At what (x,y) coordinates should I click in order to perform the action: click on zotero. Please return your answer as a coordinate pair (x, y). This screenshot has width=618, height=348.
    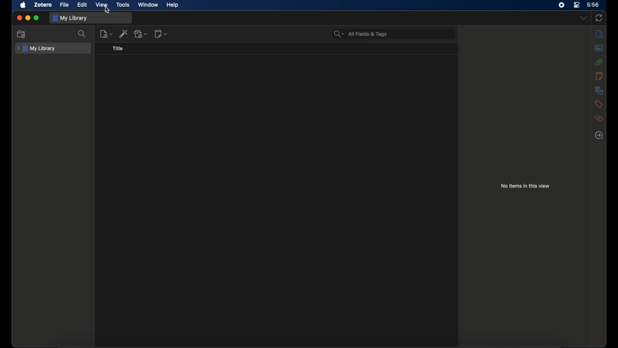
    Looking at the image, I should click on (42, 5).